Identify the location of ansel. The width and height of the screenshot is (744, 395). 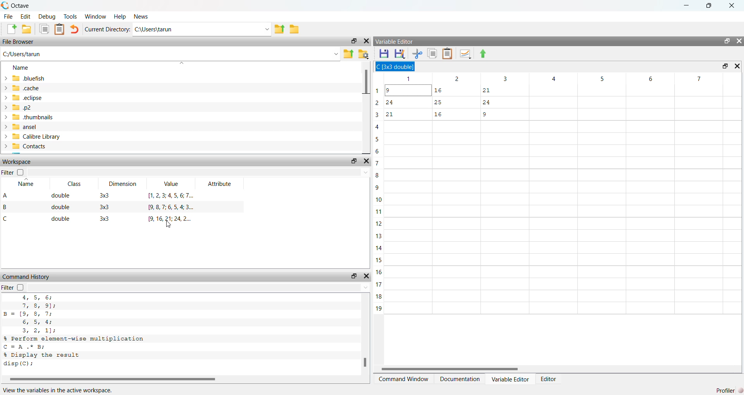
(20, 127).